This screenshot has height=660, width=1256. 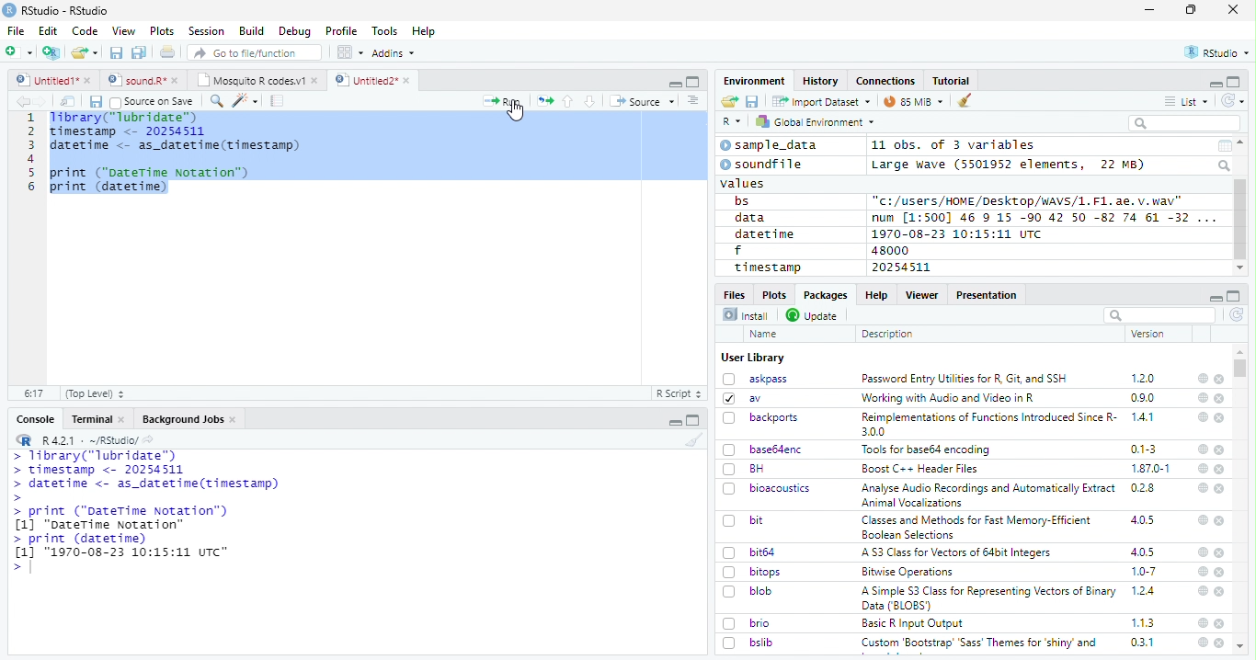 I want to click on Analyse Audio Recordings and Automatically ExtractAnimal Vocalizations, so click(x=985, y=495).